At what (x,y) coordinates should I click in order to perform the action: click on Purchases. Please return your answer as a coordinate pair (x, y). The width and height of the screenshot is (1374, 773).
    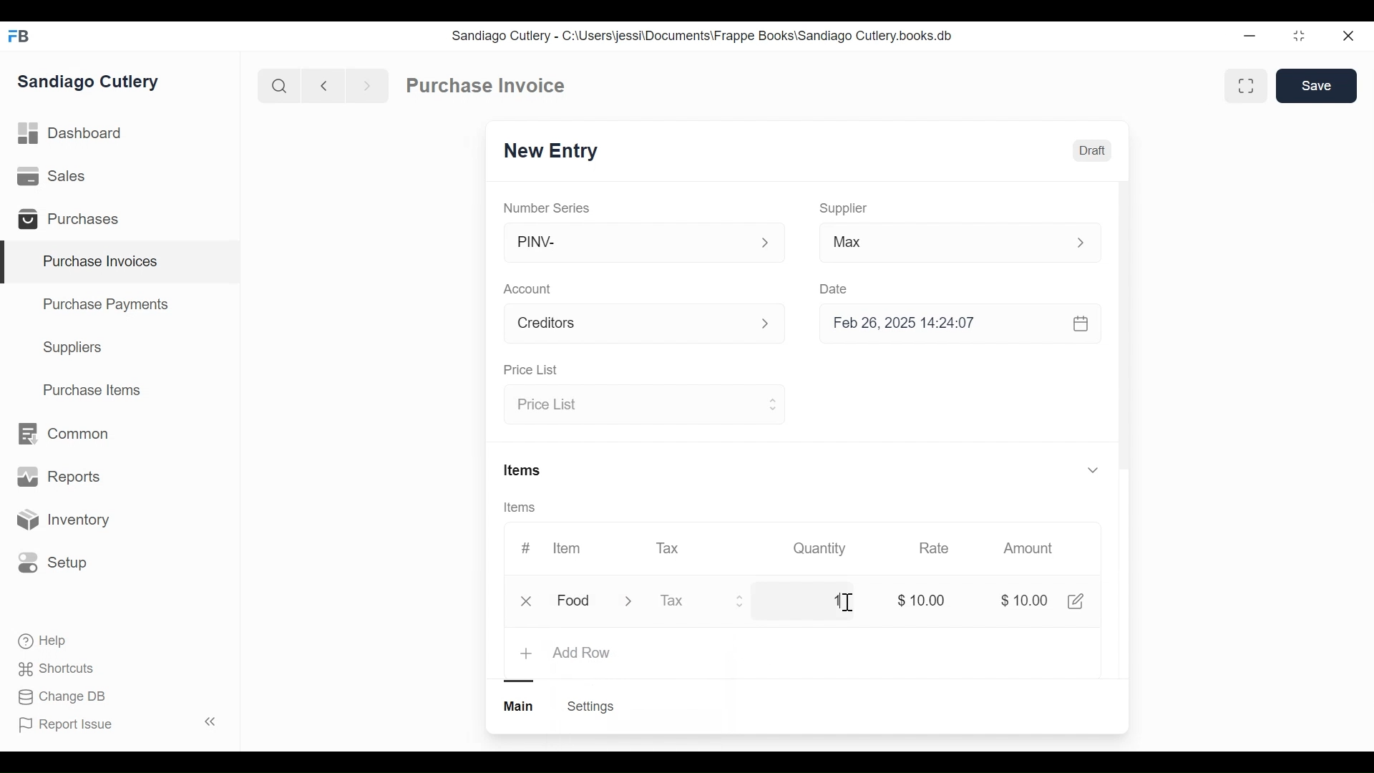
    Looking at the image, I should click on (74, 221).